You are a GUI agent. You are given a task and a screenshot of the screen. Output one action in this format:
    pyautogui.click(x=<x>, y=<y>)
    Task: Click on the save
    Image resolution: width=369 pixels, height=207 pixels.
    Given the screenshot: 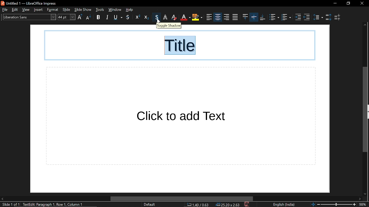 What is the action you would take?
    pyautogui.click(x=247, y=205)
    